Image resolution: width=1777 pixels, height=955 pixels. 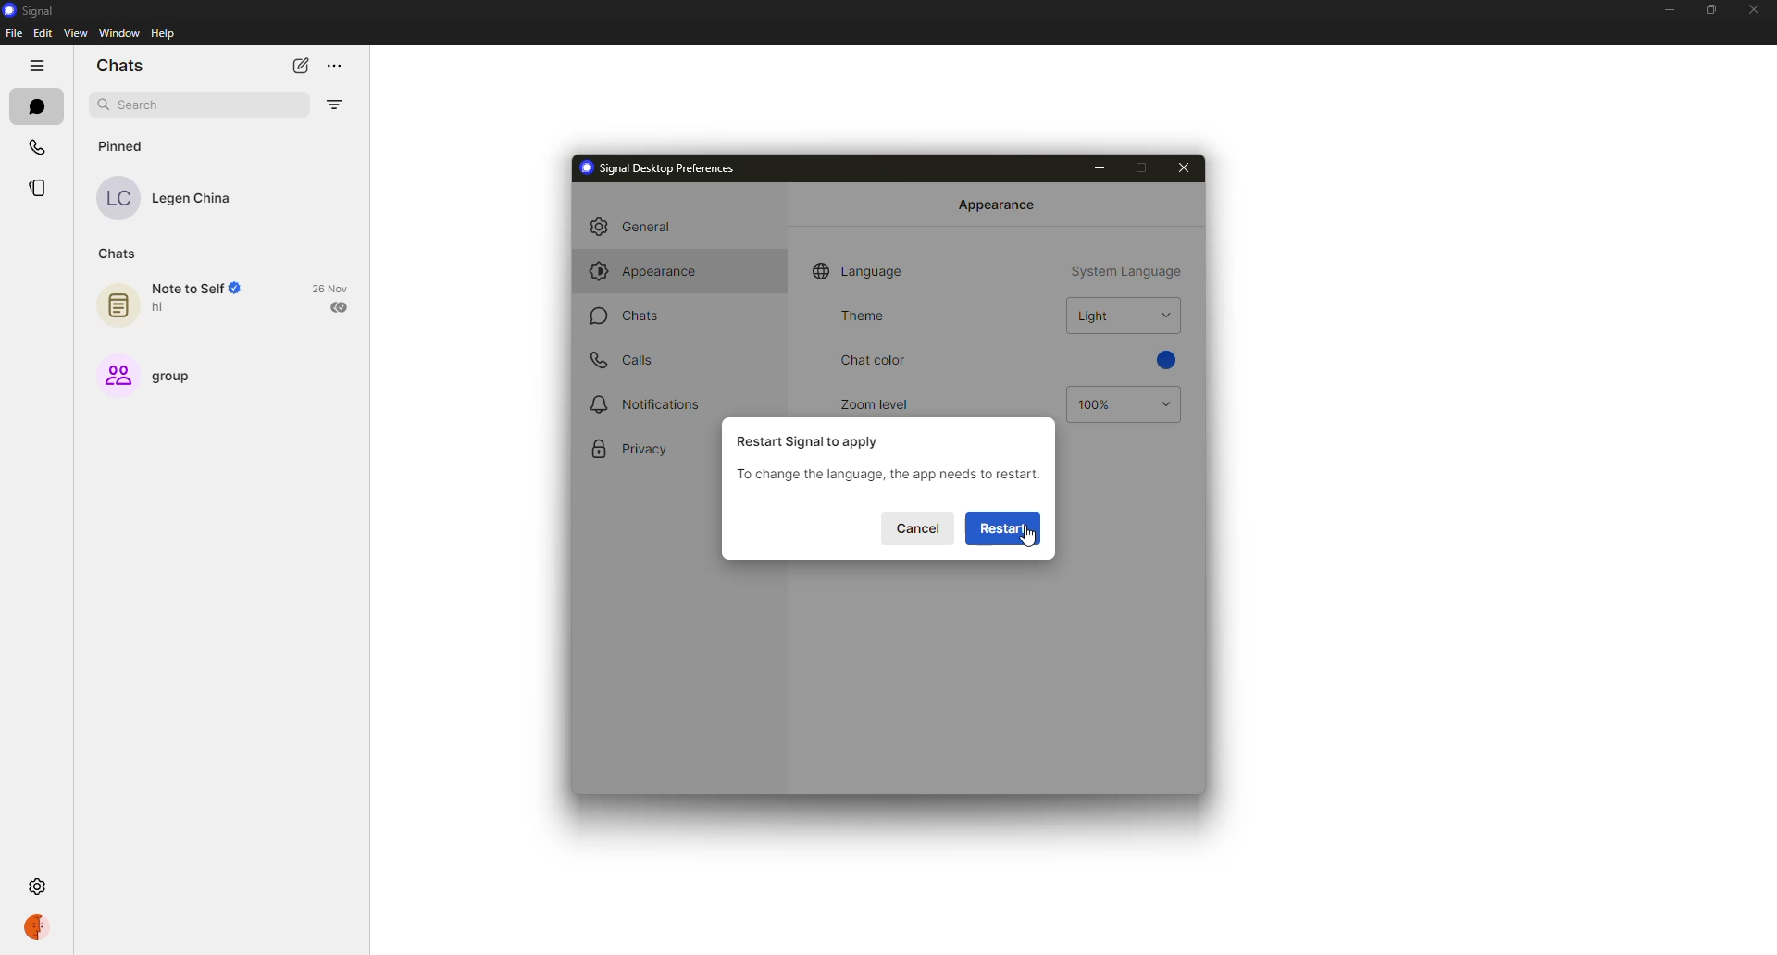 I want to click on system language, so click(x=1128, y=271).